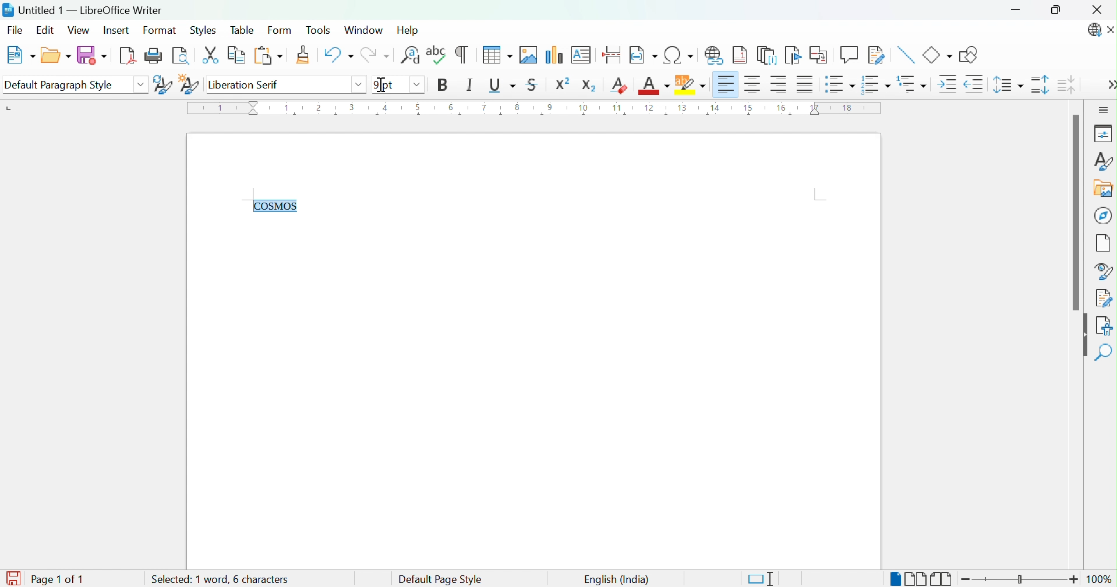 The height and width of the screenshot is (587, 1117). What do you see at coordinates (1102, 133) in the screenshot?
I see `Properties` at bounding box center [1102, 133].